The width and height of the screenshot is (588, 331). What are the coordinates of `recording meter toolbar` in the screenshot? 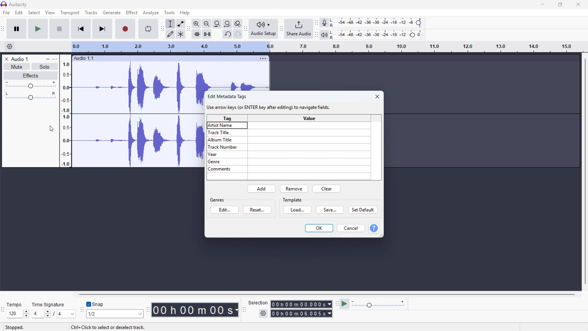 It's located at (316, 23).